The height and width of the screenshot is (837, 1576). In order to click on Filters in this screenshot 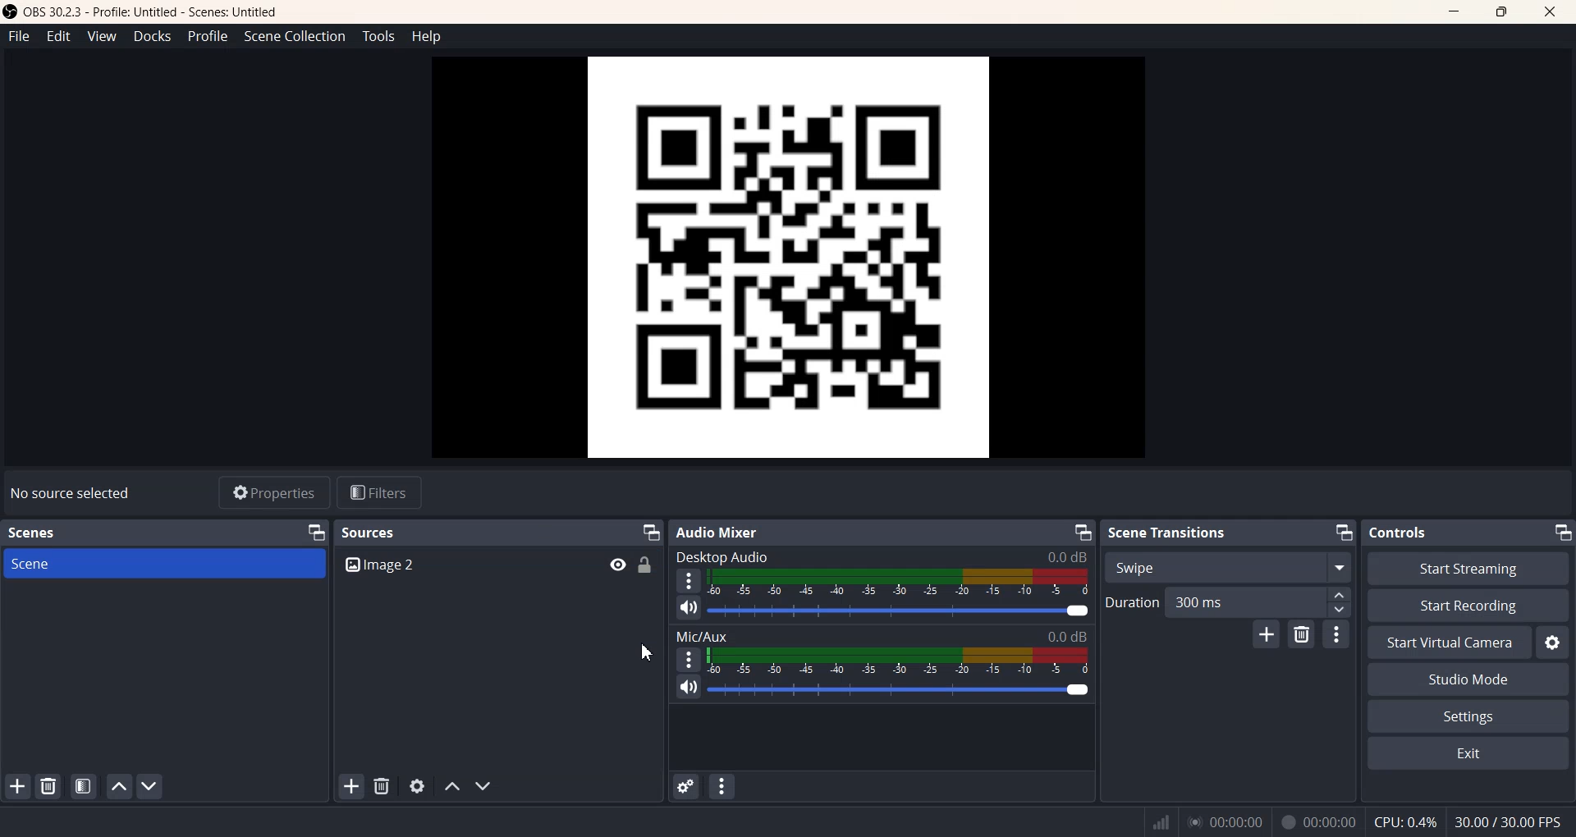, I will do `click(380, 492)`.